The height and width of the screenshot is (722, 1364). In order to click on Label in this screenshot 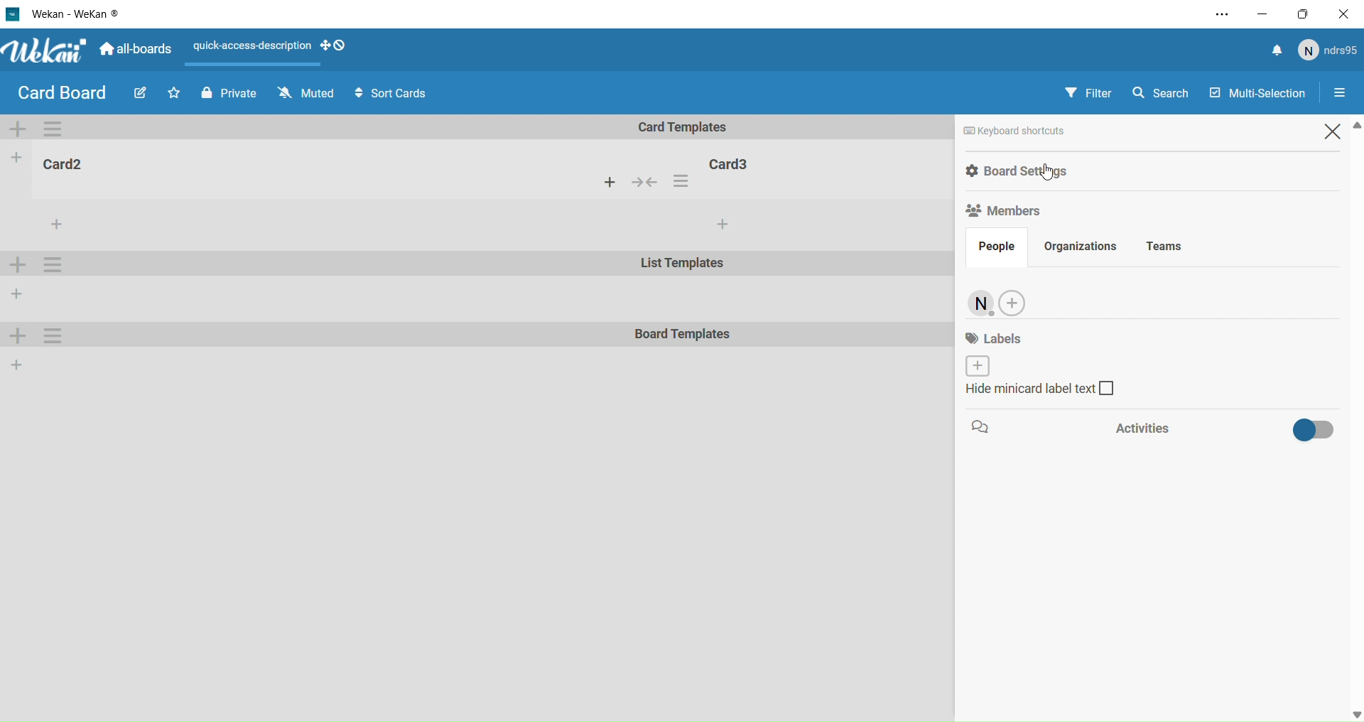, I will do `click(998, 350)`.